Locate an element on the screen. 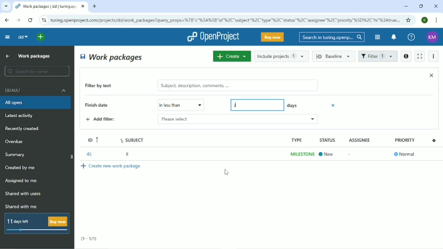  Summary is located at coordinates (16, 155).